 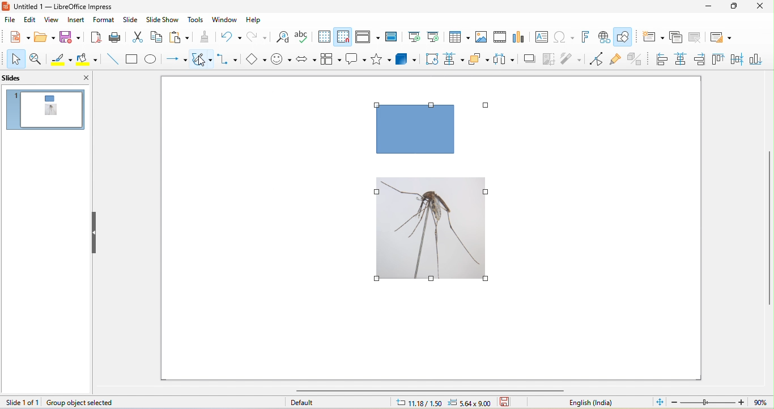 What do you see at coordinates (723, 39) in the screenshot?
I see `slide layout` at bounding box center [723, 39].